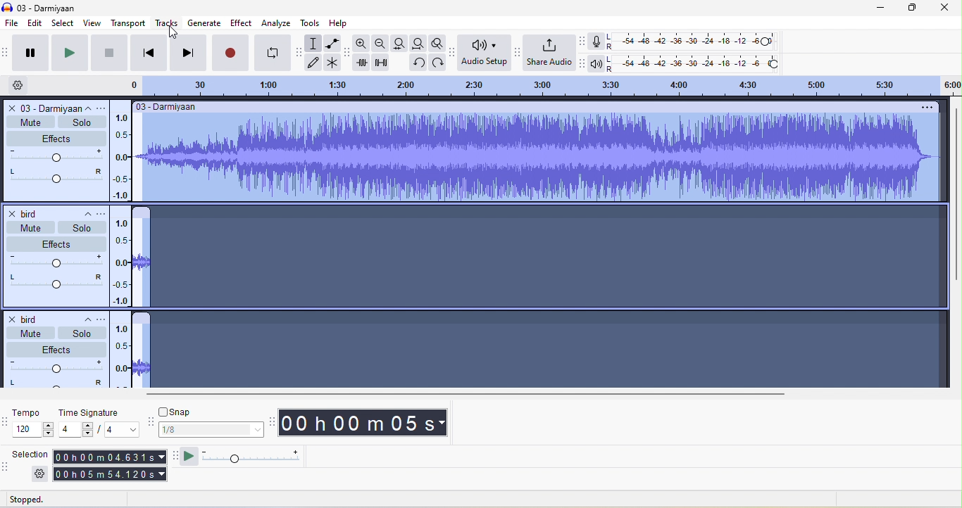 The height and width of the screenshot is (508, 962). I want to click on linear, so click(120, 152).